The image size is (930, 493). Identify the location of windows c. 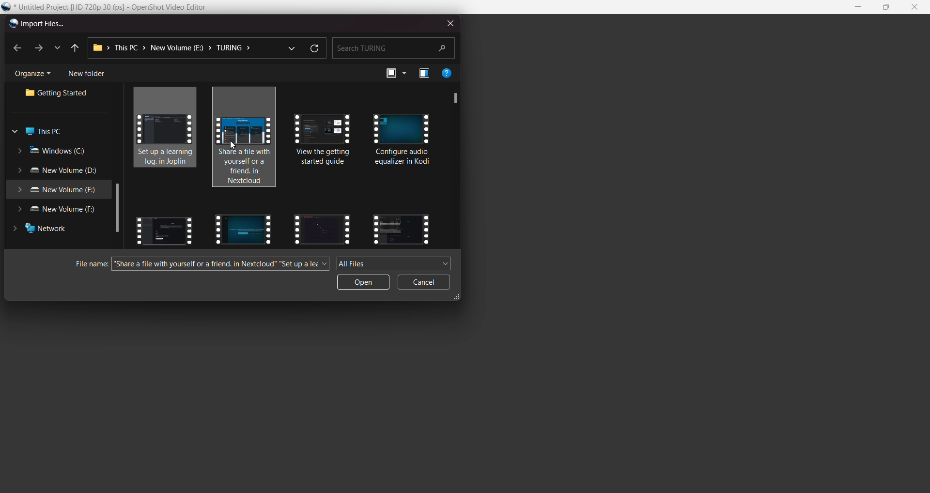
(53, 151).